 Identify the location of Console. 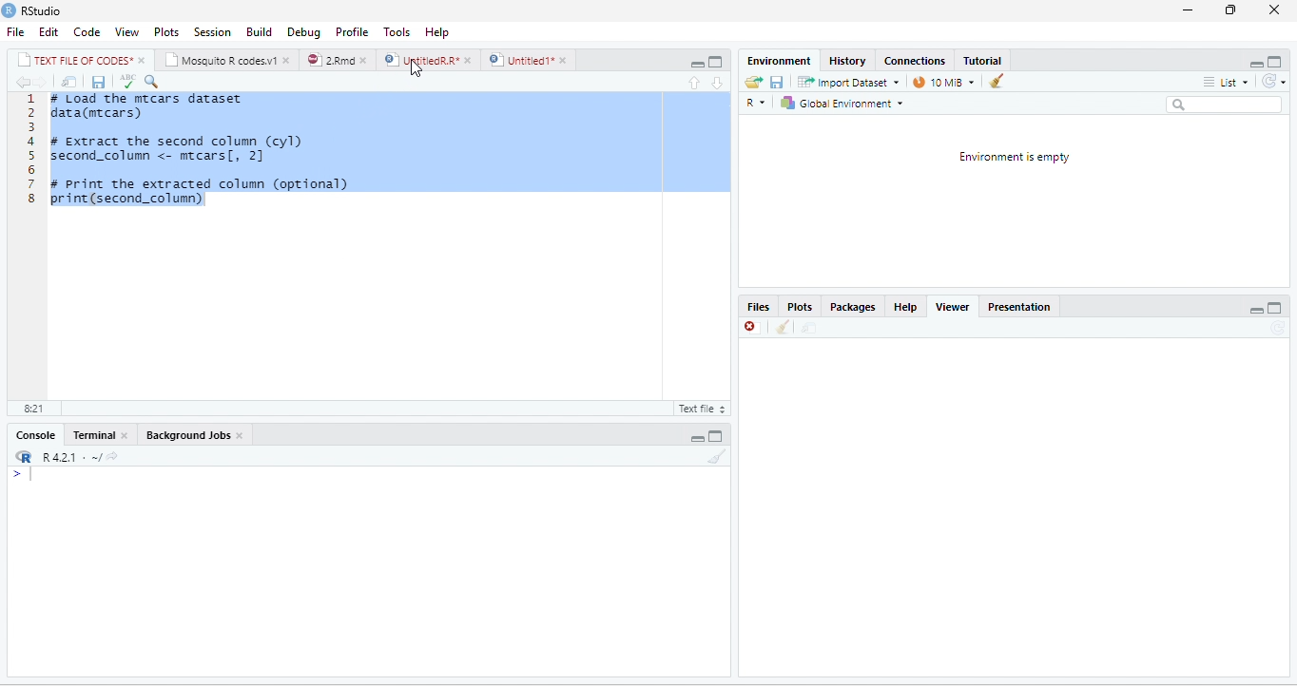
(32, 435).